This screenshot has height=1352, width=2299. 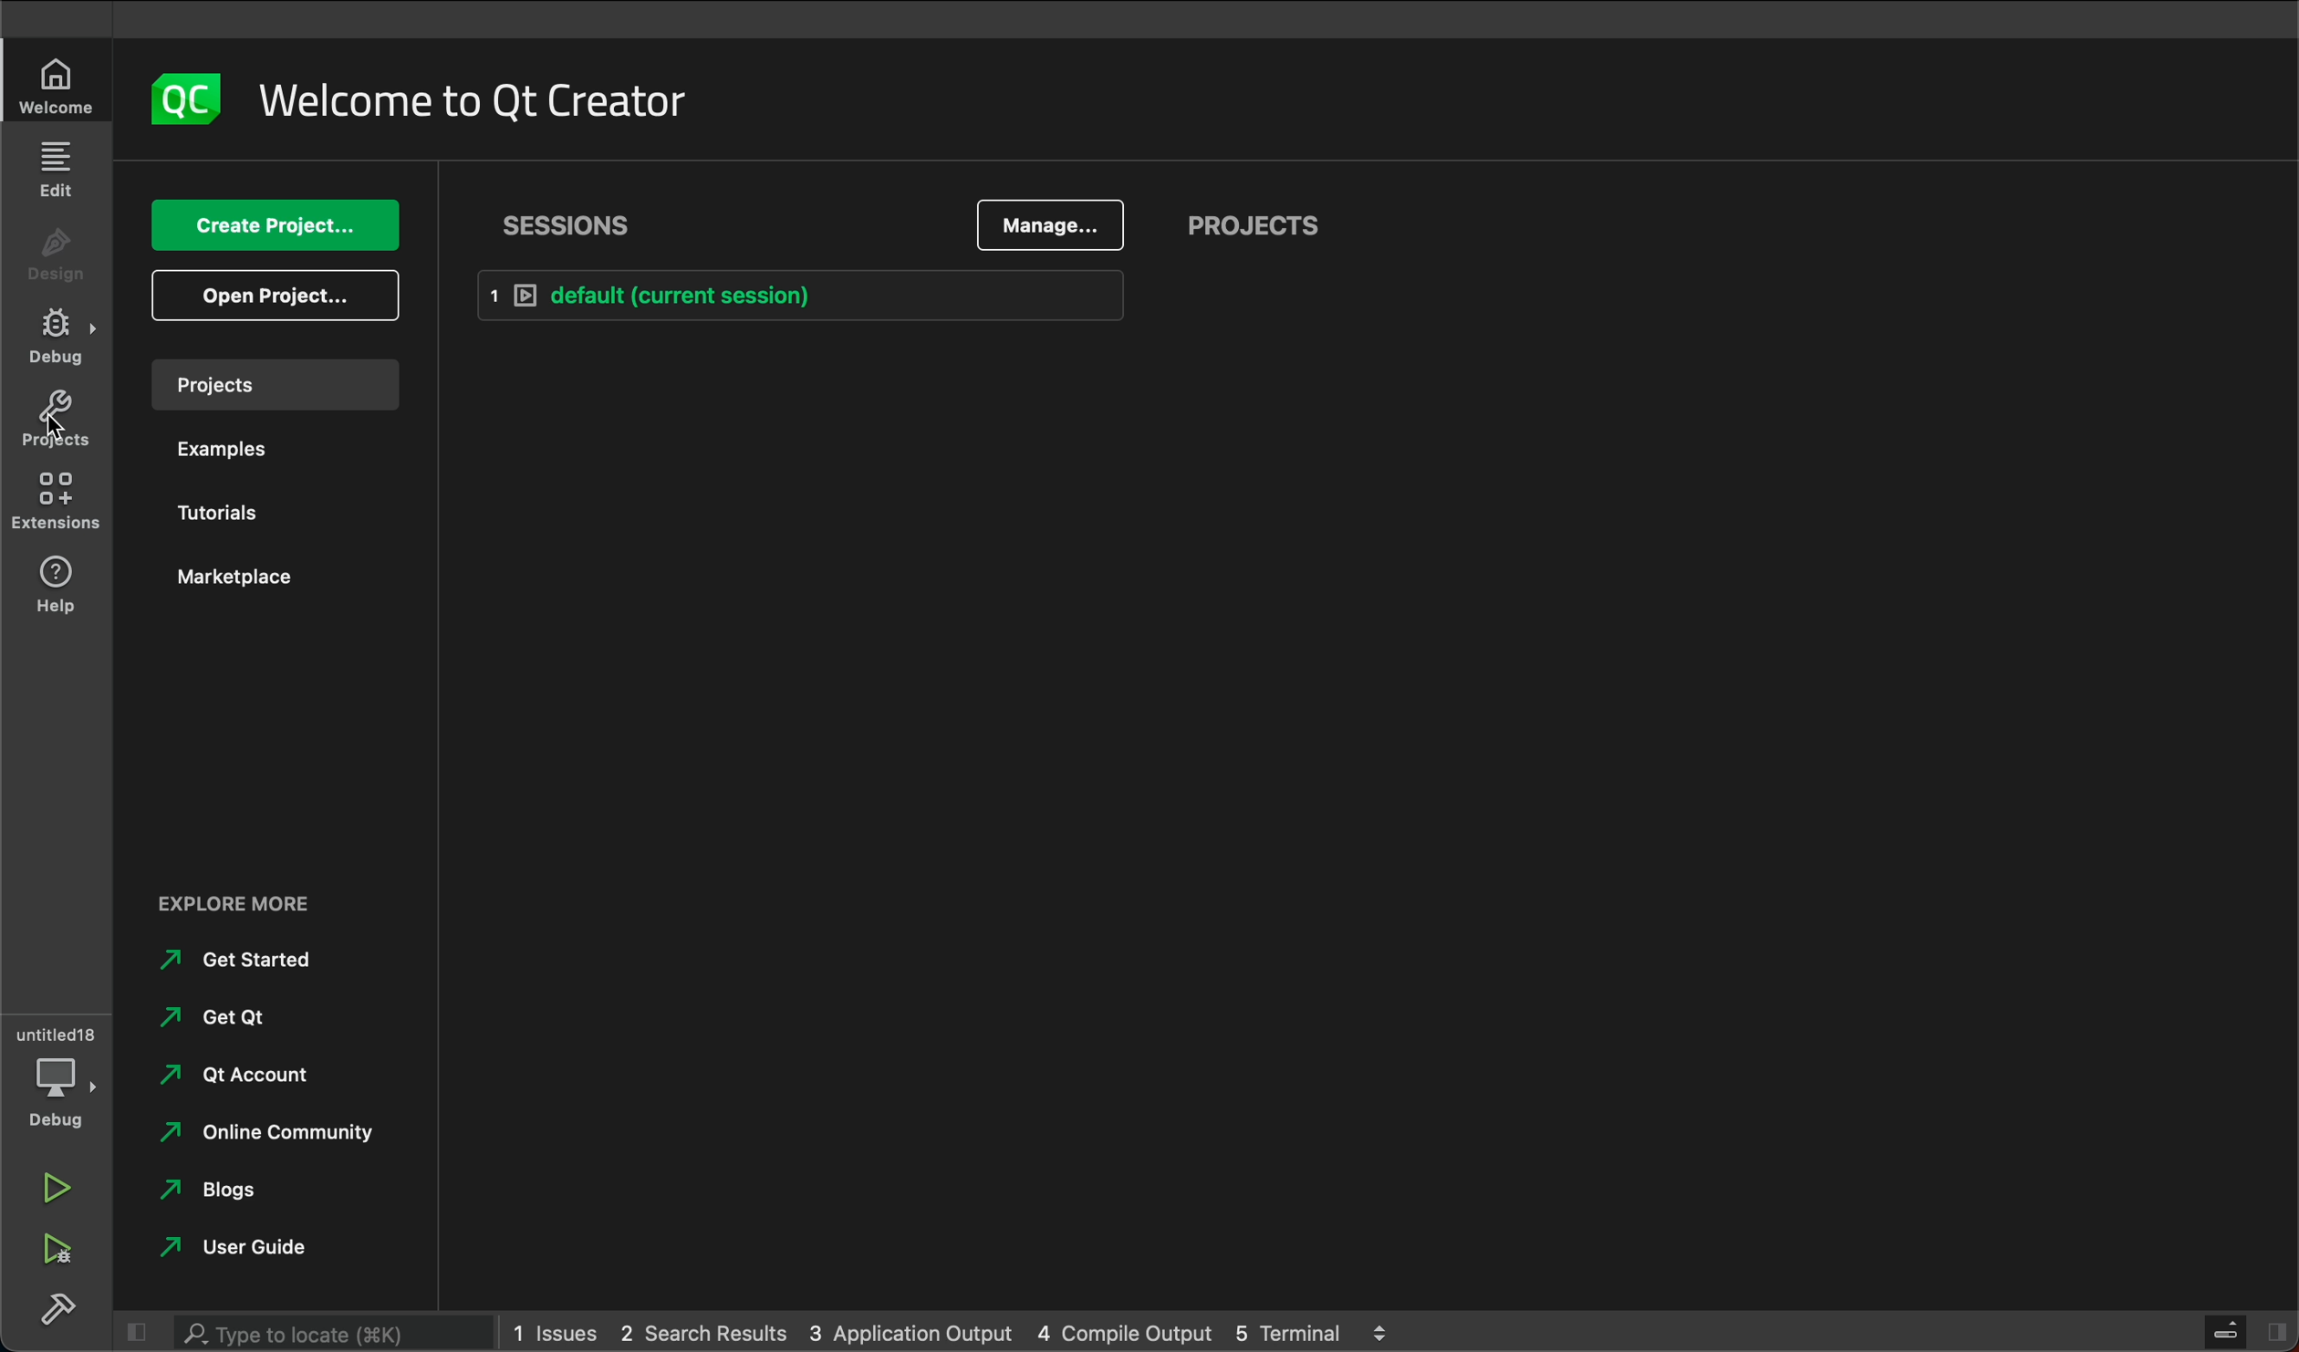 I want to click on get started, so click(x=255, y=961).